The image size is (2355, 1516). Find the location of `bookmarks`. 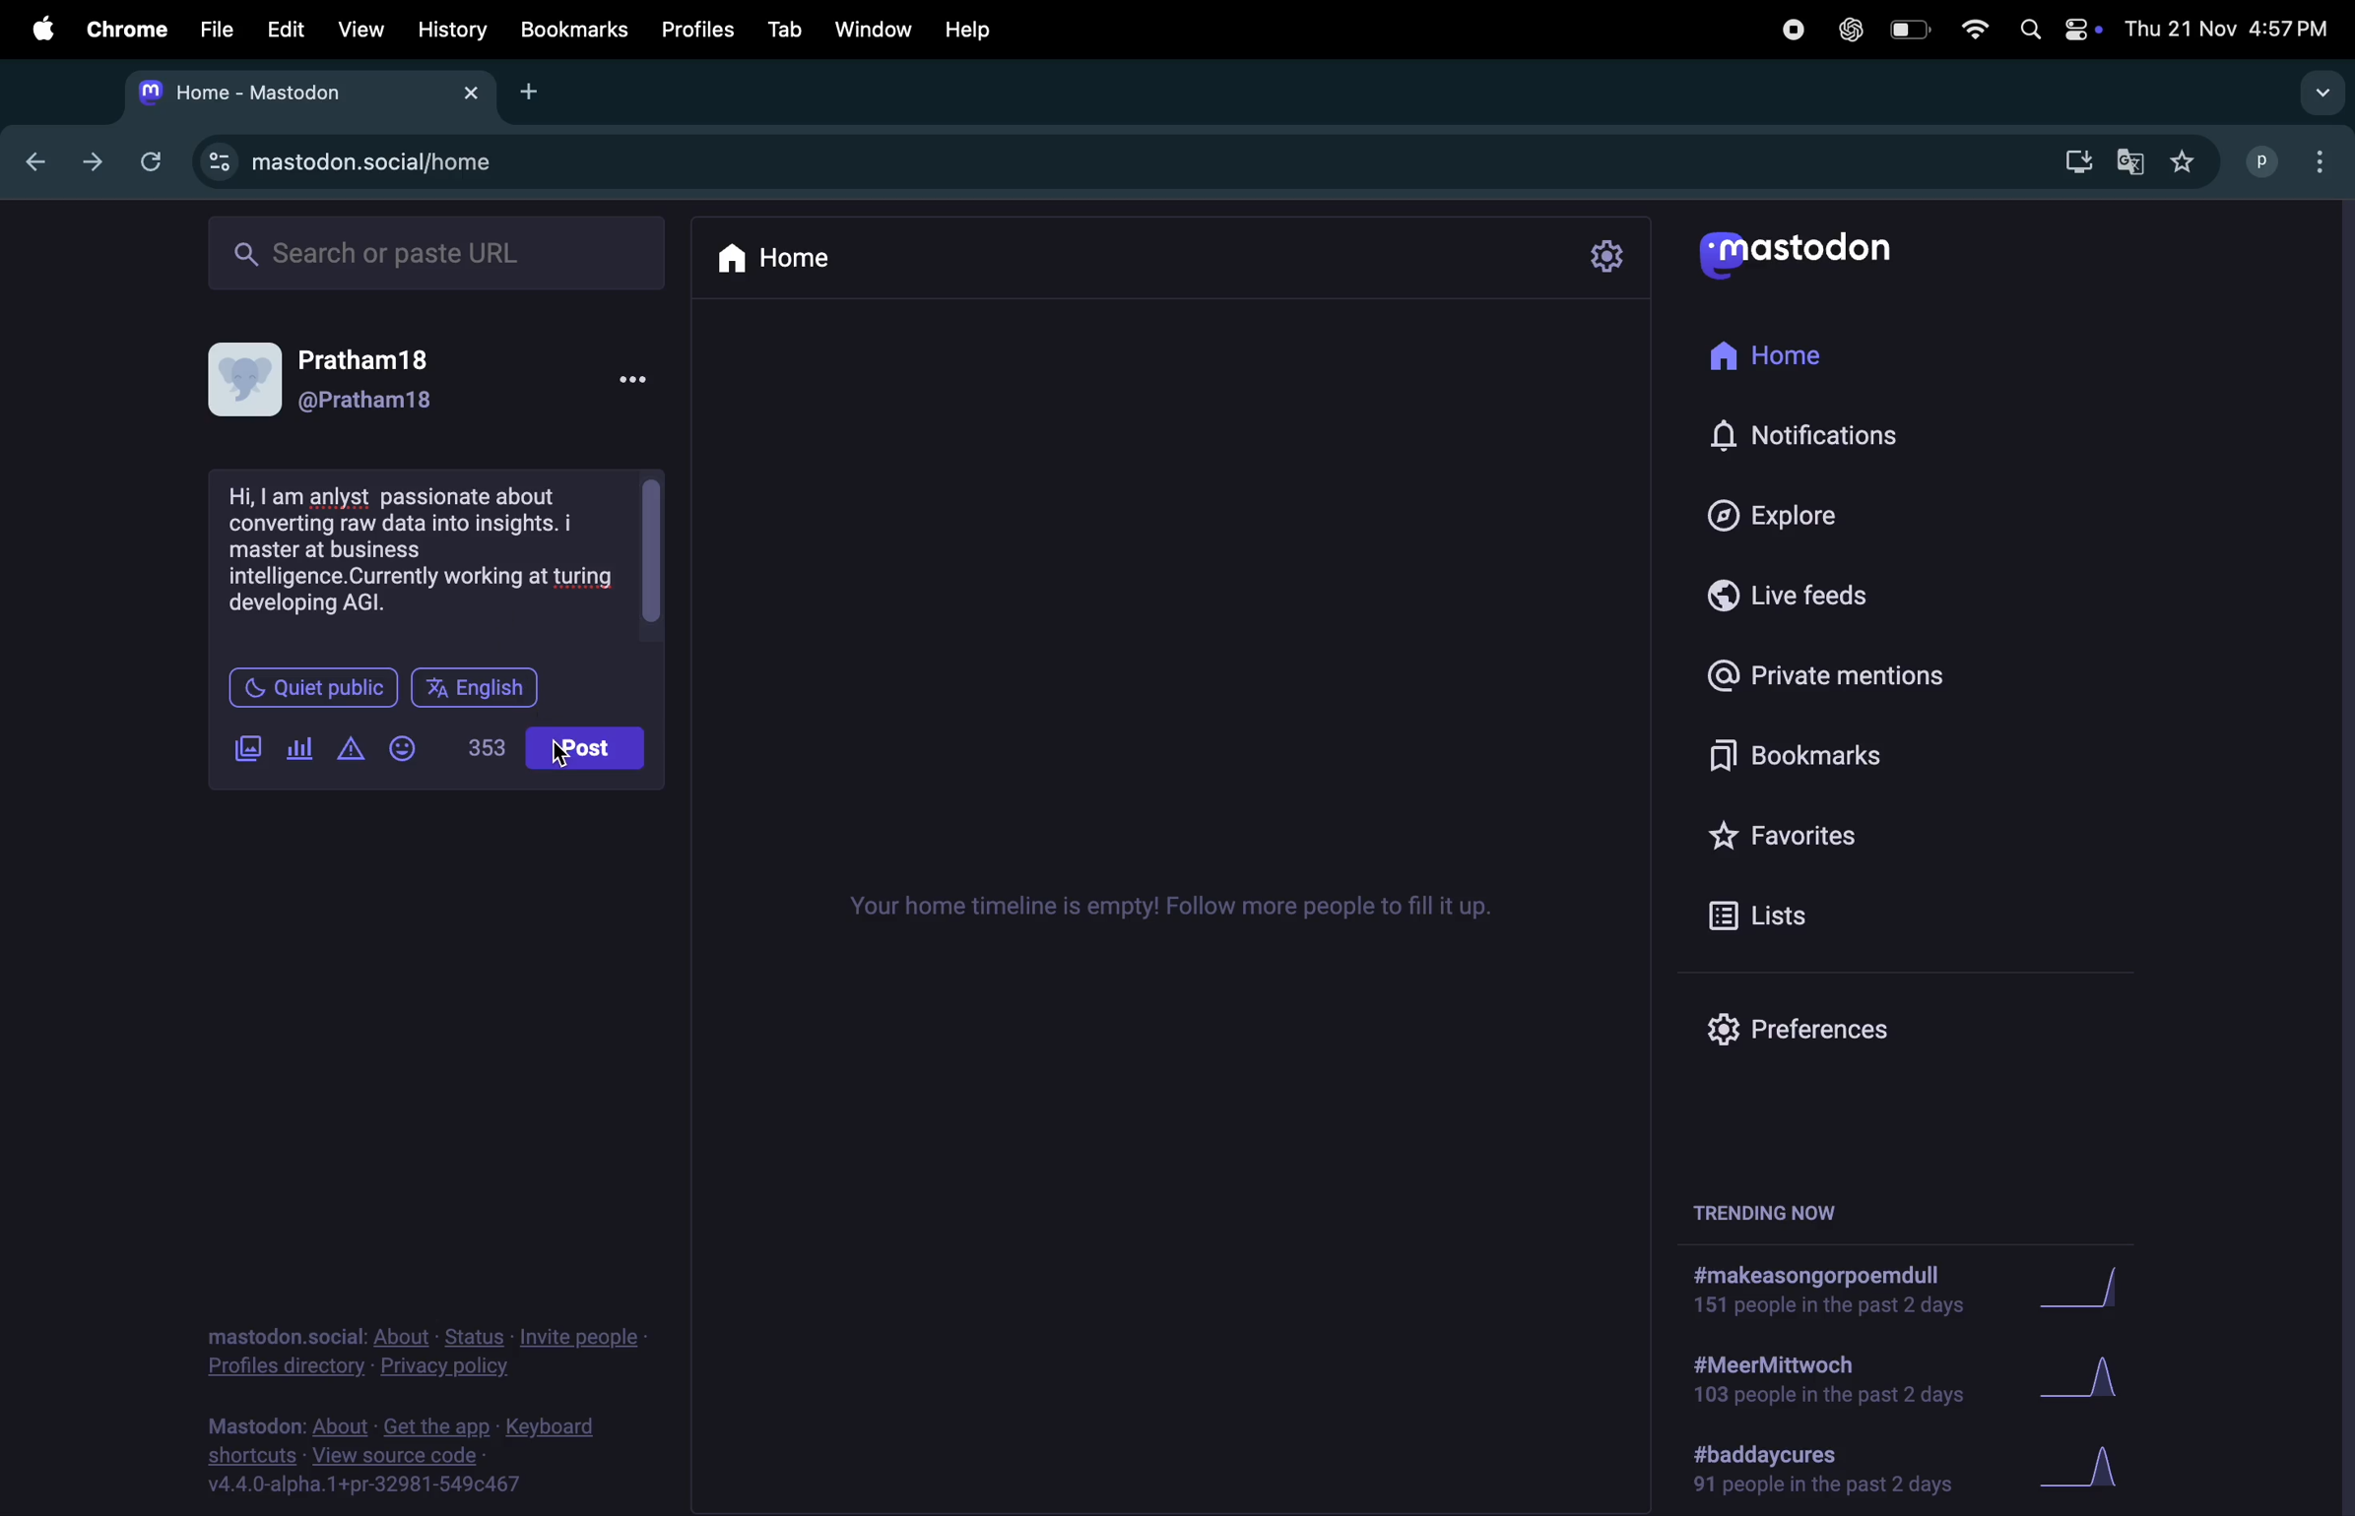

bookmarks is located at coordinates (574, 32).